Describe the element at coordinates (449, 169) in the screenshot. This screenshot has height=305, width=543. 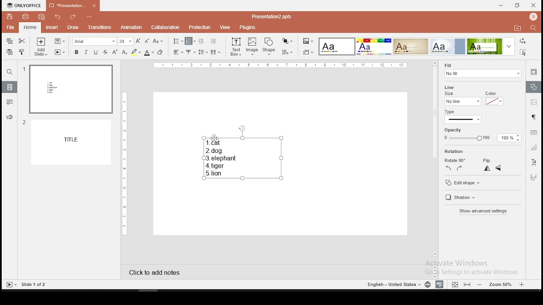
I see `rotate 90 counterclockwise` at that location.